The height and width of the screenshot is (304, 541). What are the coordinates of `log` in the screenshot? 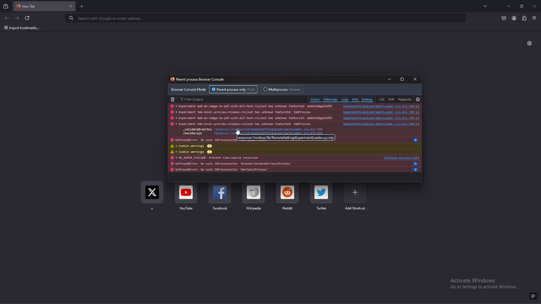 It's located at (248, 157).